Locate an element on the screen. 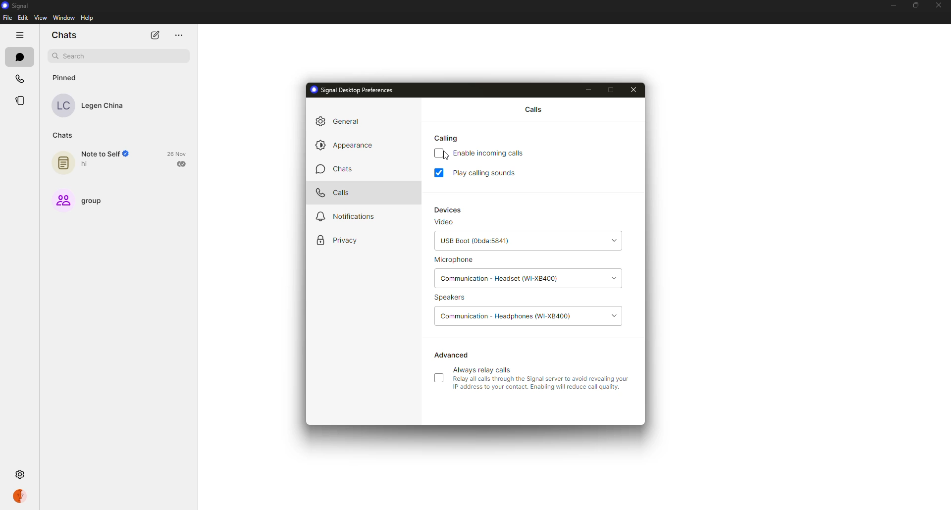 Image resolution: width=951 pixels, height=510 pixels. minimize is located at coordinates (893, 5).